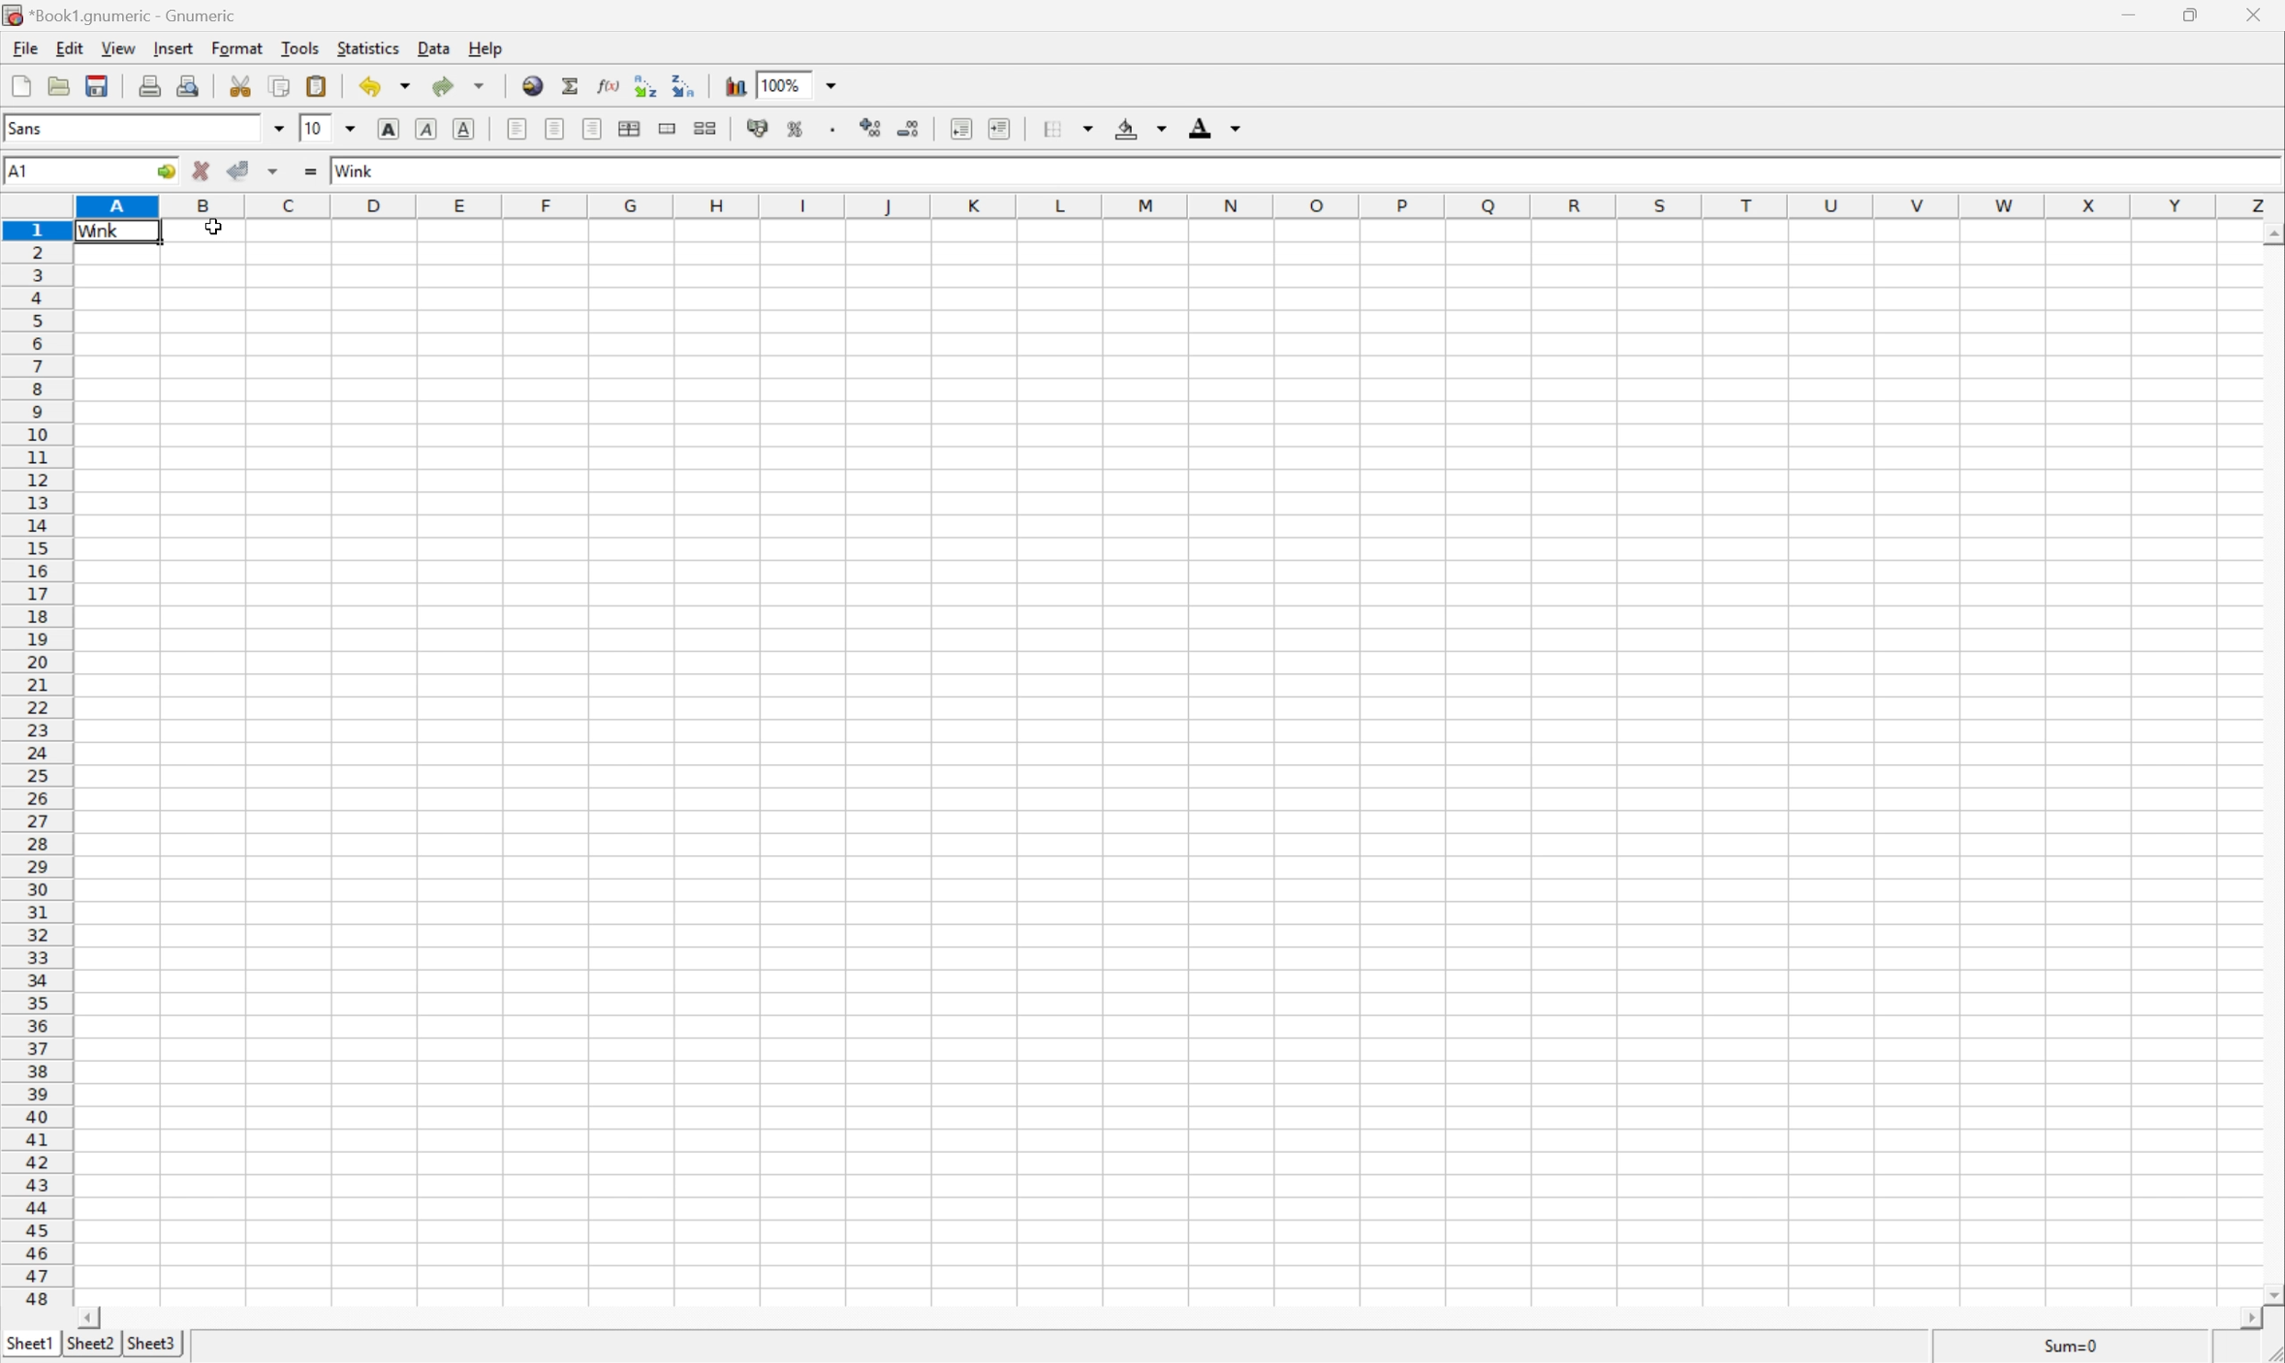 Image resolution: width=2285 pixels, height=1363 pixels. What do you see at coordinates (273, 174) in the screenshot?
I see `accept changes across selection` at bounding box center [273, 174].